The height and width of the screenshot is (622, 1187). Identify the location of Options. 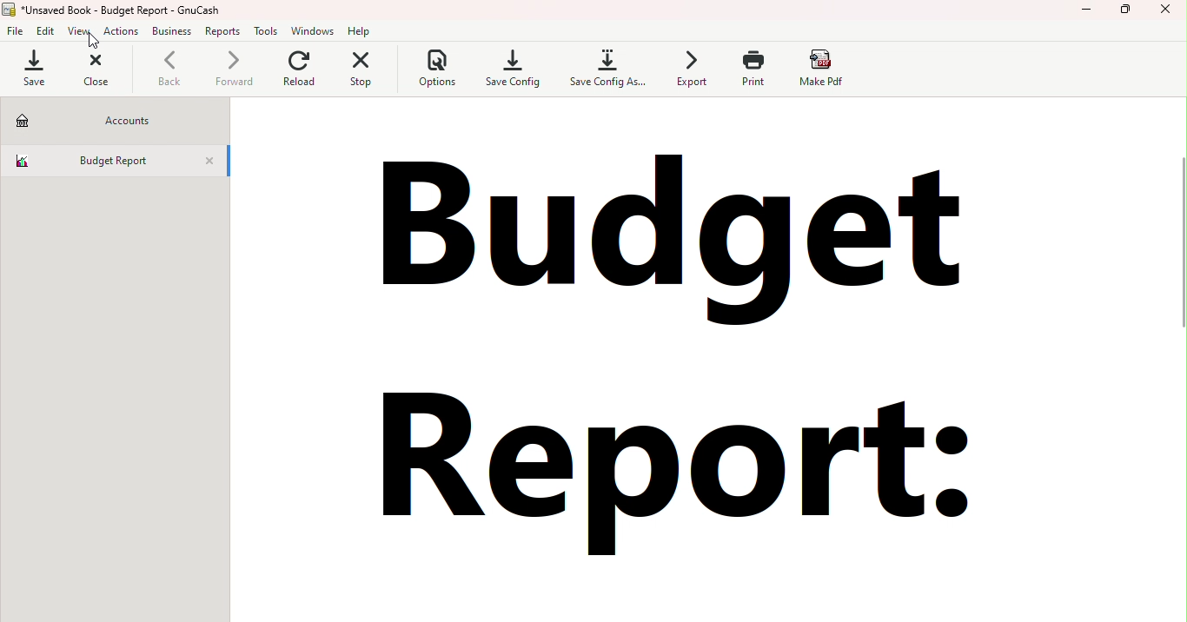
(439, 70).